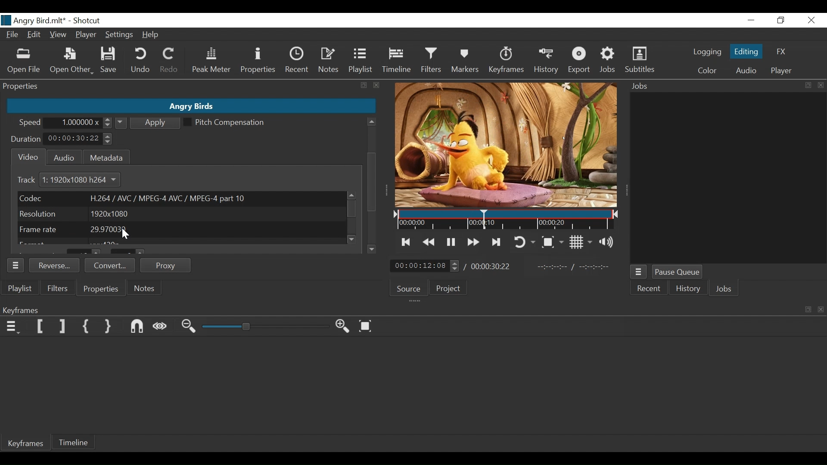  What do you see at coordinates (361, 62) in the screenshot?
I see `Playlist` at bounding box center [361, 62].